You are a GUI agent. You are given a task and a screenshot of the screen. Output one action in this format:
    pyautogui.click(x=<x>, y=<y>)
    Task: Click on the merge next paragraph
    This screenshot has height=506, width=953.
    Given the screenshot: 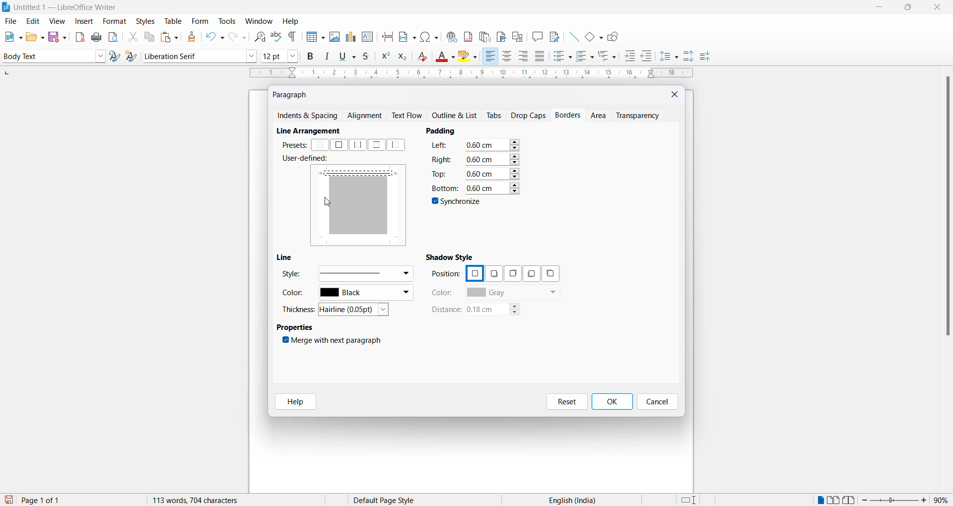 What is the action you would take?
    pyautogui.click(x=334, y=342)
    